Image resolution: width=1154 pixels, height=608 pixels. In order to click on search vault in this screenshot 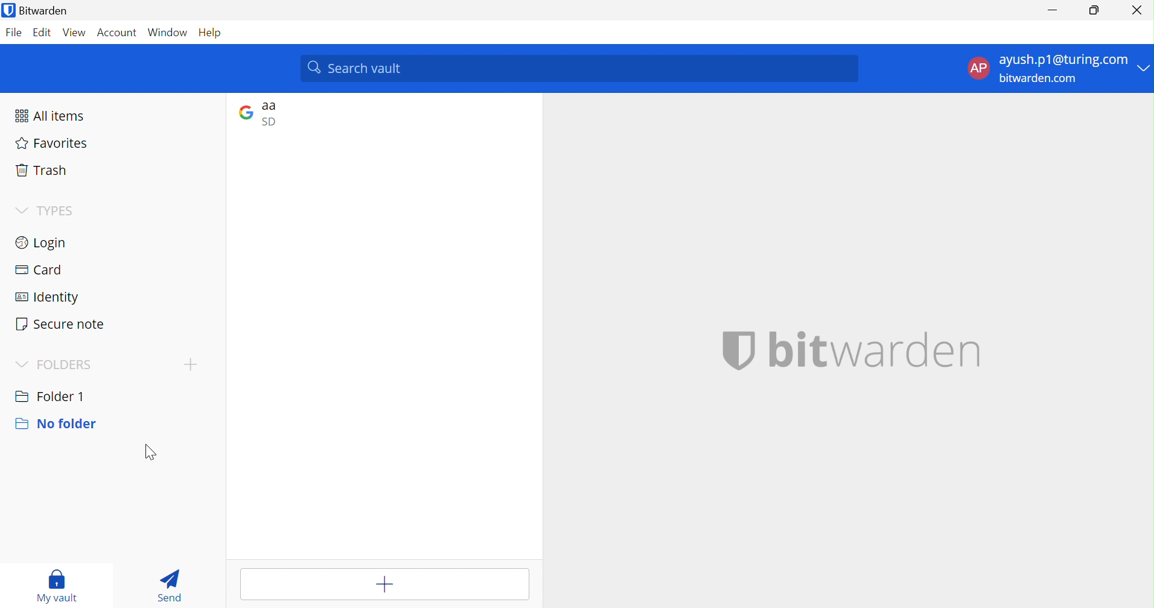, I will do `click(582, 69)`.